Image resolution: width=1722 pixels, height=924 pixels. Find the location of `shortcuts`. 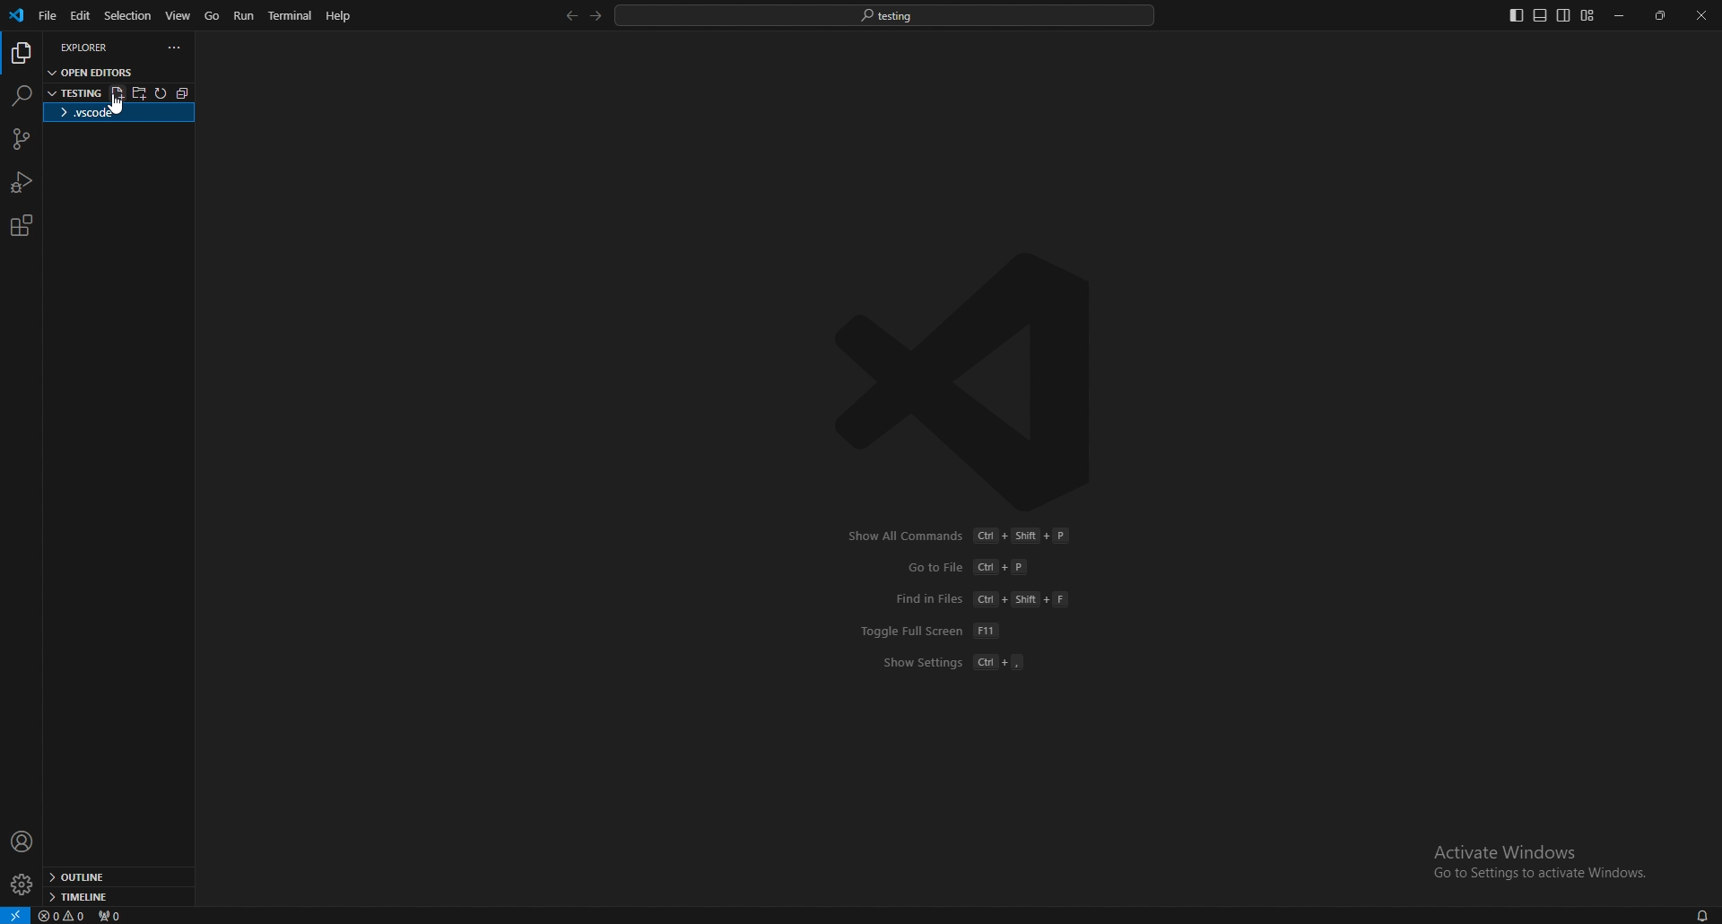

shortcuts is located at coordinates (967, 599).